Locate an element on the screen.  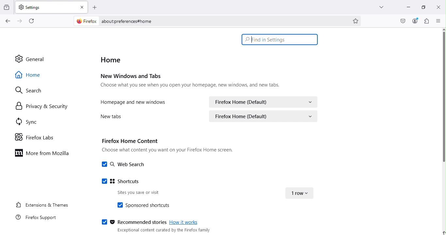
New tabs is located at coordinates (109, 116).